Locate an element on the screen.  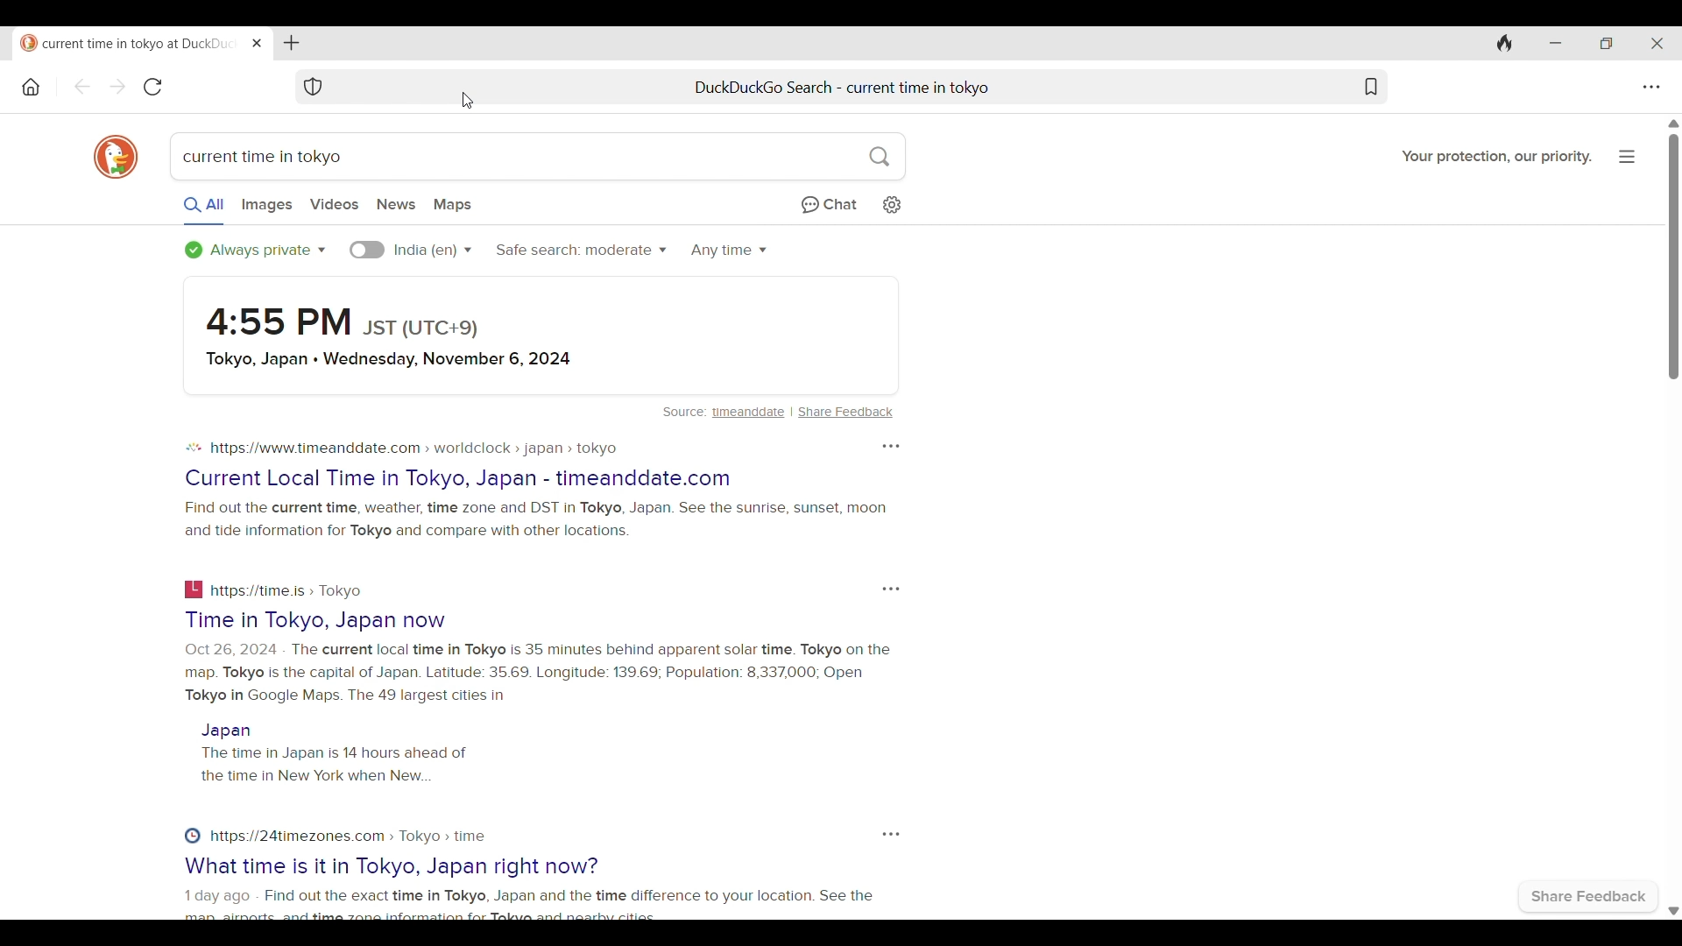
More settings is located at coordinates (891, 834).